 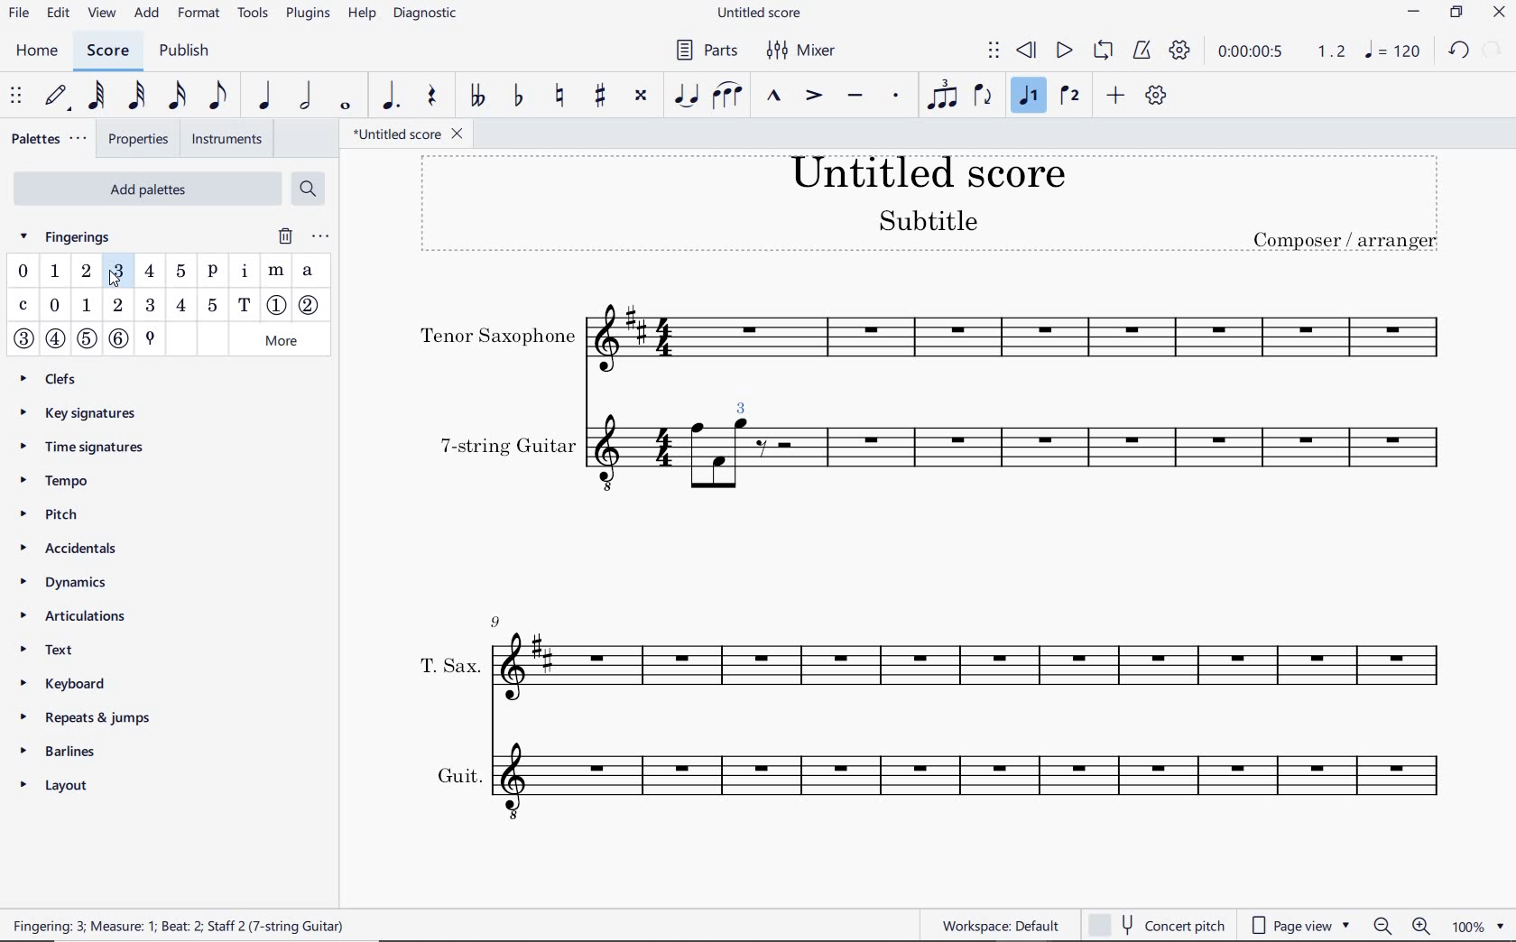 I want to click on CUSTOMIZE TOOLBAR, so click(x=1155, y=95).